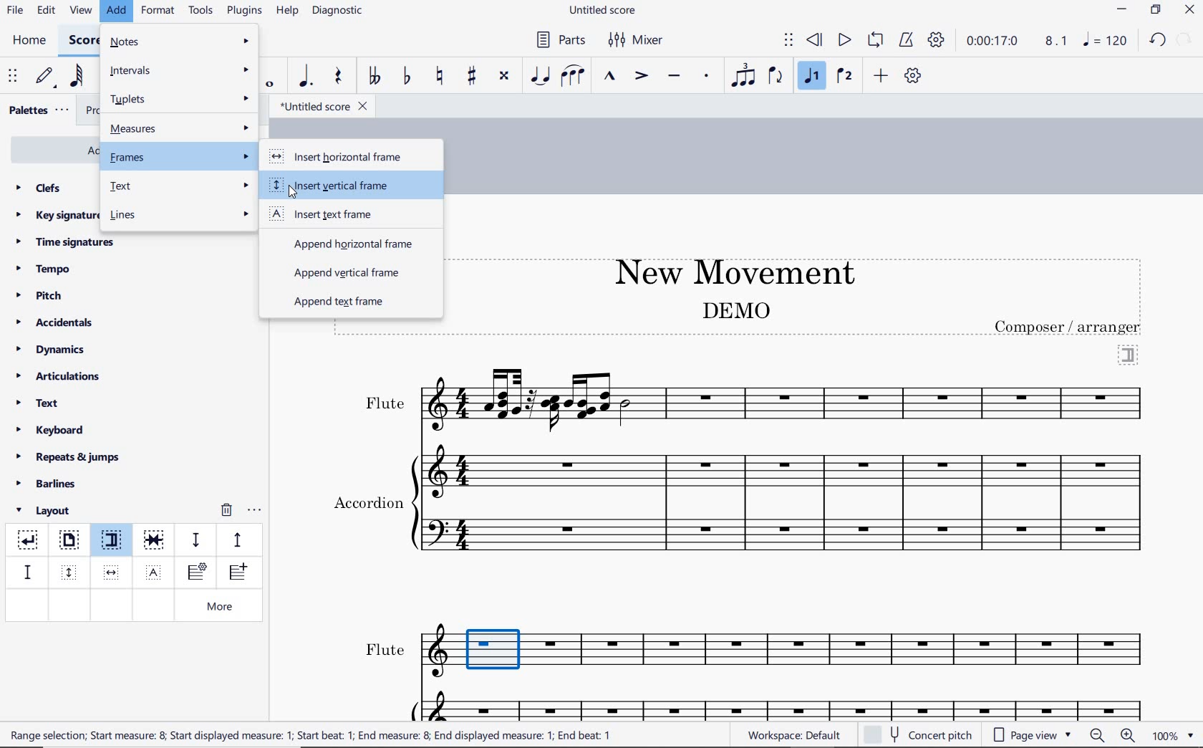 The image size is (1203, 748). What do you see at coordinates (344, 158) in the screenshot?
I see `insert horizontal frame` at bounding box center [344, 158].